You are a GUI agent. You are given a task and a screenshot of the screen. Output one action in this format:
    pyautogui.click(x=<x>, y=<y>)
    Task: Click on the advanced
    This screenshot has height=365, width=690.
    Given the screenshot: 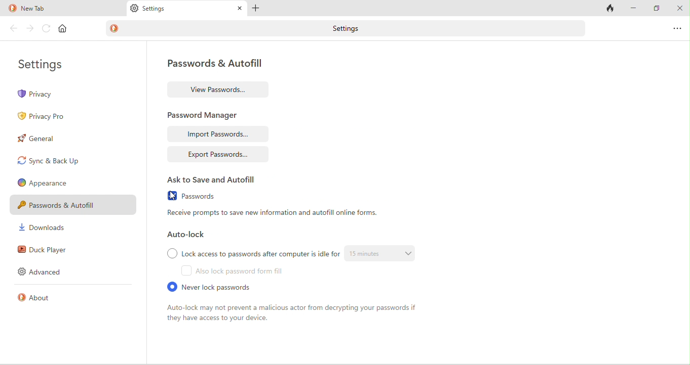 What is the action you would take?
    pyautogui.click(x=45, y=273)
    